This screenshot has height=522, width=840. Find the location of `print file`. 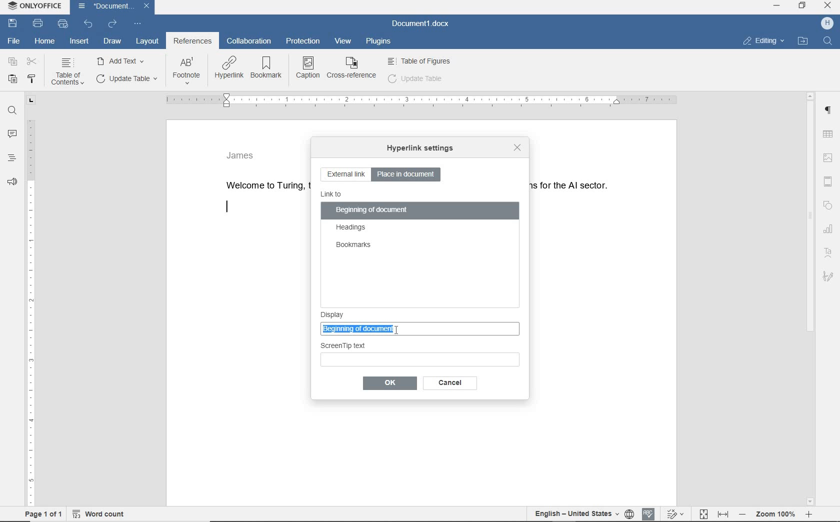

print file is located at coordinates (38, 24).